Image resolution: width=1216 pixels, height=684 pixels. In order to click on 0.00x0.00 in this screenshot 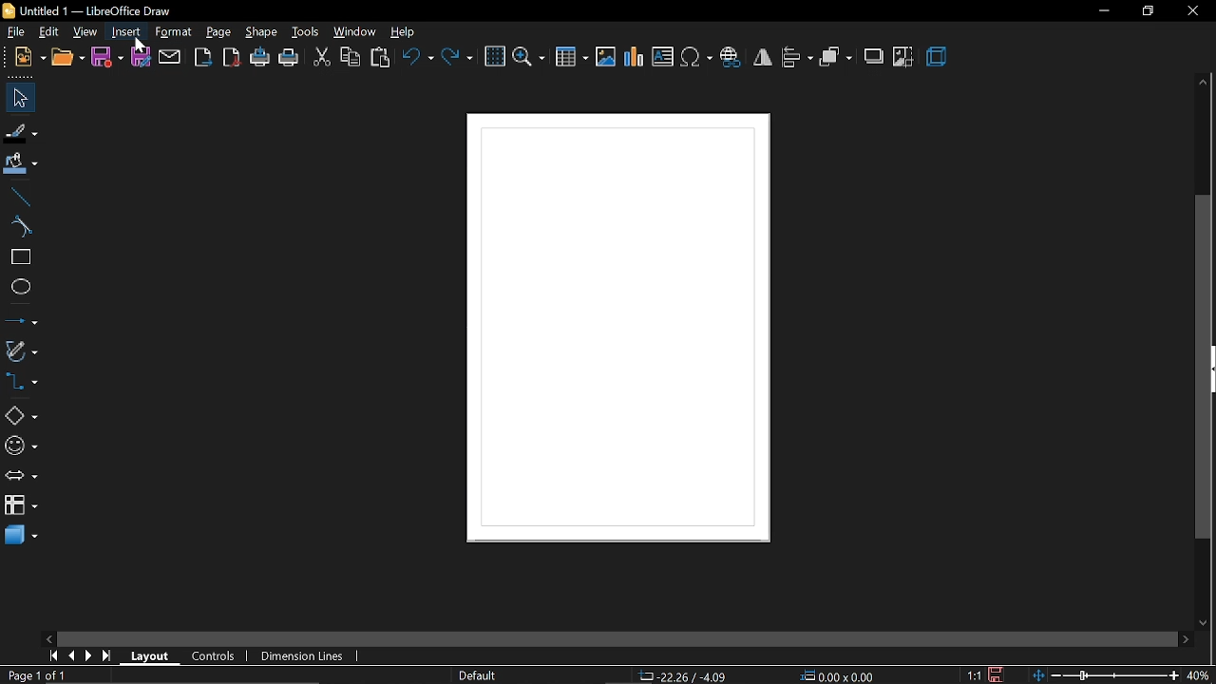, I will do `click(842, 676)`.